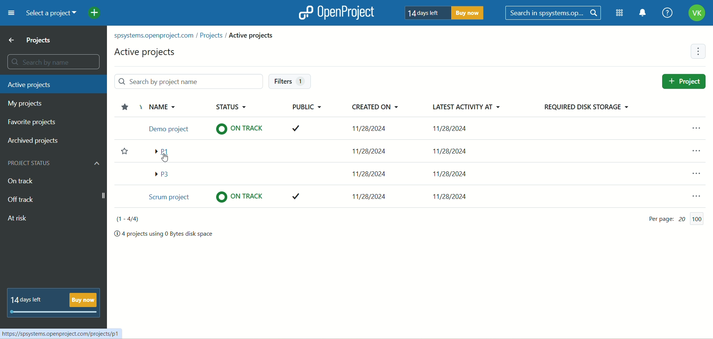  I want to click on menu, so click(9, 14).